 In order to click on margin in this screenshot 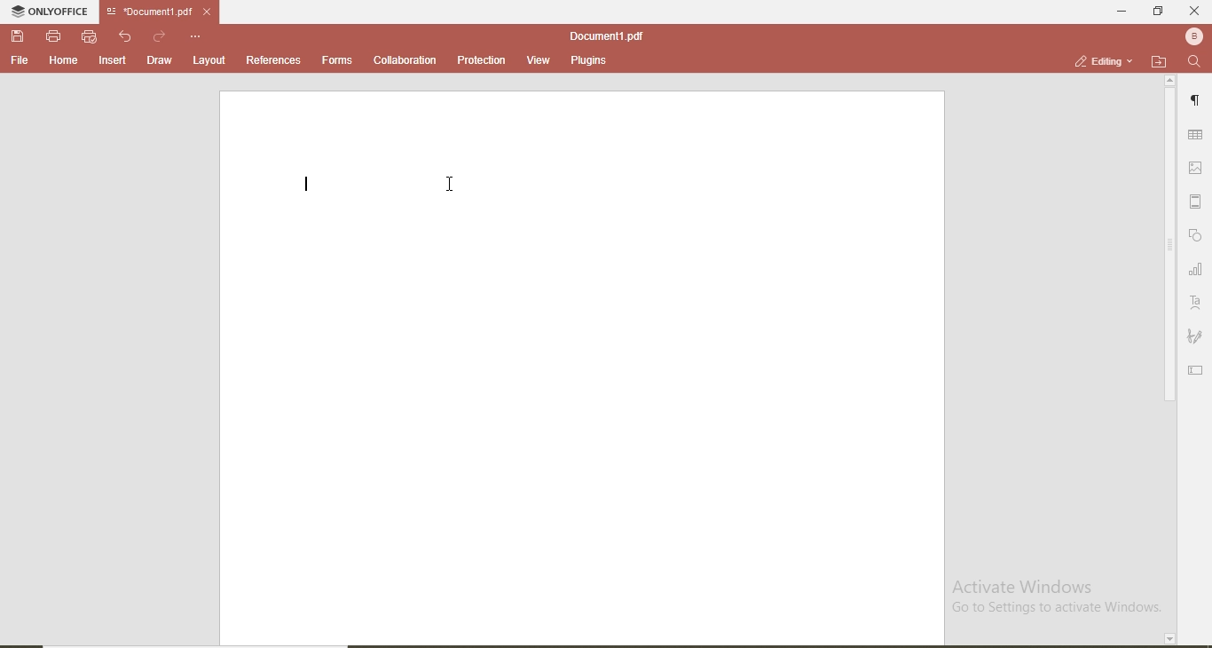, I will do `click(1198, 203)`.